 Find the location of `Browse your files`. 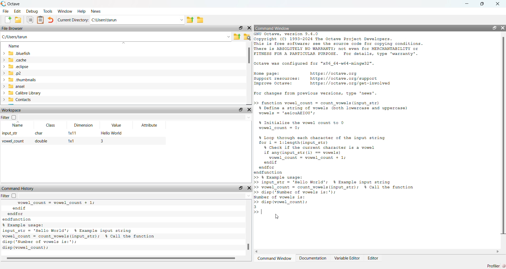

Browse your files is located at coordinates (247, 37).